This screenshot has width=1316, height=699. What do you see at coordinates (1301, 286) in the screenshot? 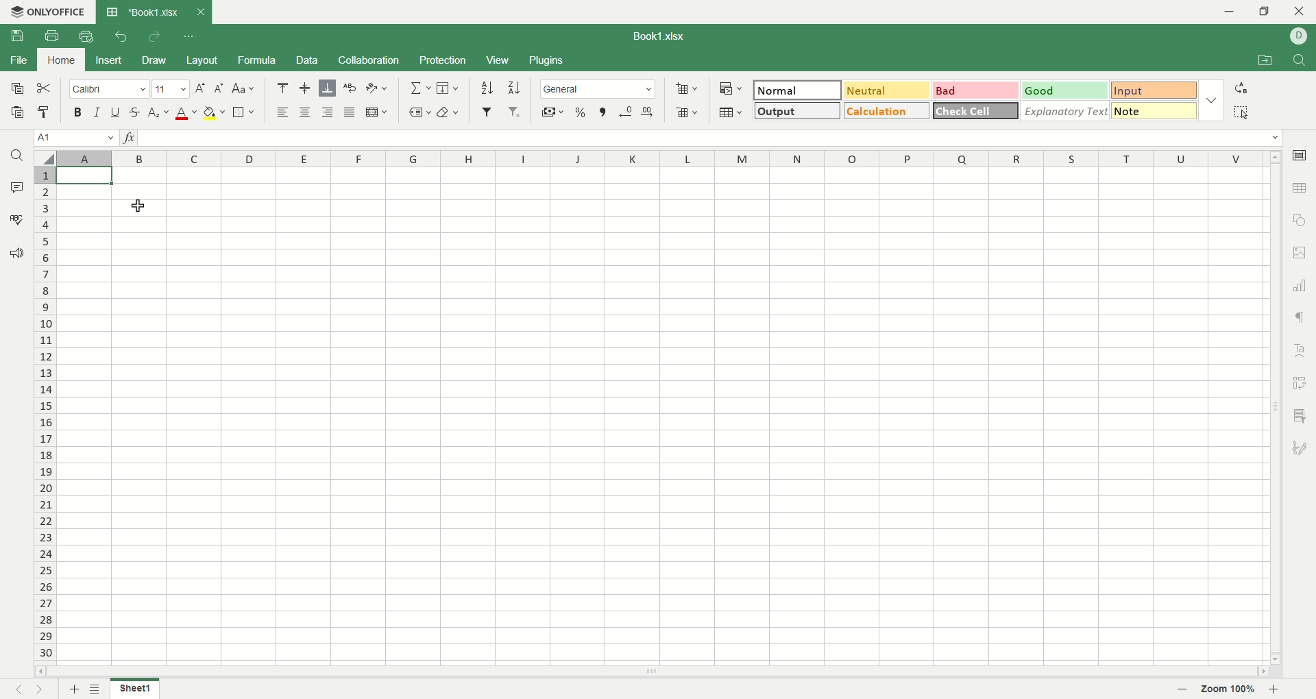
I see `chart settings` at bounding box center [1301, 286].